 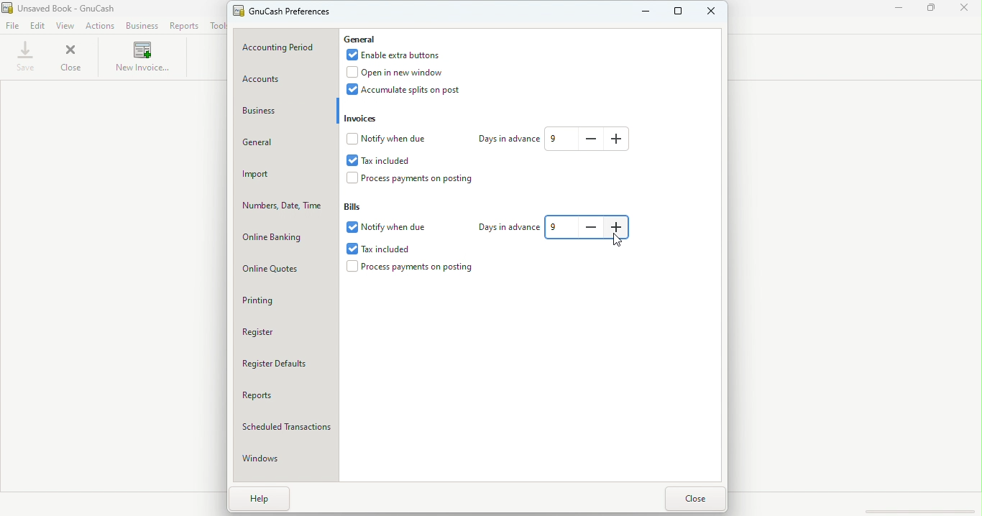 I want to click on Text box, so click(x=560, y=139).